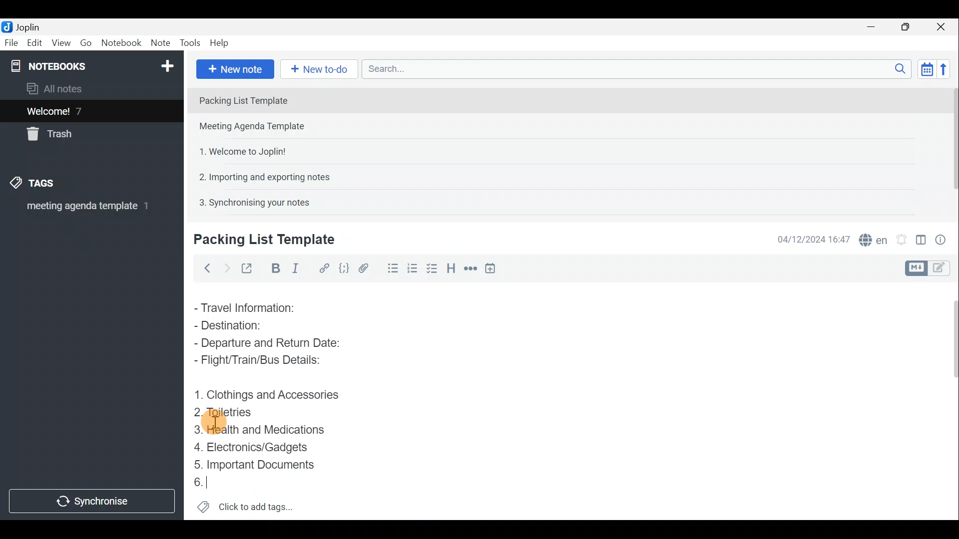  What do you see at coordinates (924, 69) in the screenshot?
I see `Toggle sort order field` at bounding box center [924, 69].